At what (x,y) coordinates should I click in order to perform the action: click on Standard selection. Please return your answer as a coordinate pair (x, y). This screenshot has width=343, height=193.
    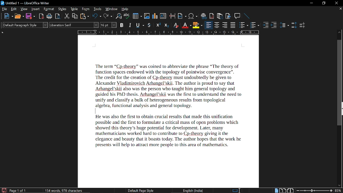
    Looking at the image, I should click on (237, 191).